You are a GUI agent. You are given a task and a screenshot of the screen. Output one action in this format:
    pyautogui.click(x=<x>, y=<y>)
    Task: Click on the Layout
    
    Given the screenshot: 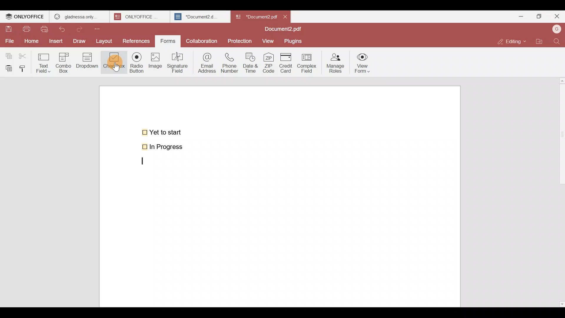 What is the action you would take?
    pyautogui.click(x=107, y=40)
    